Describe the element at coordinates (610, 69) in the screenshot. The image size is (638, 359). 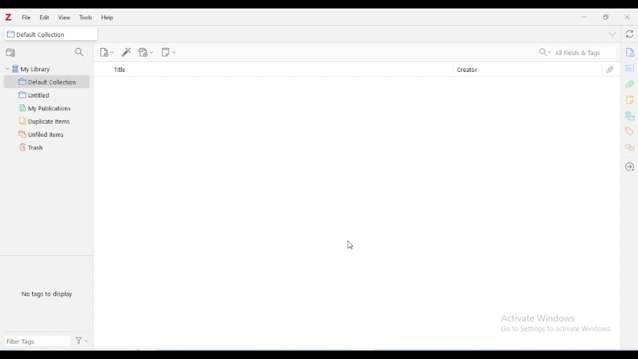
I see `attachments` at that location.